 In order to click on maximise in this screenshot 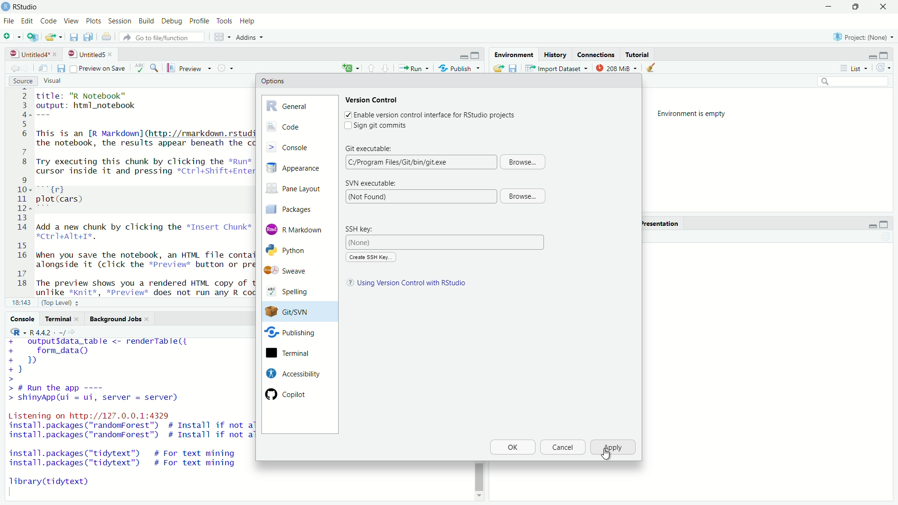, I will do `click(855, 7)`.